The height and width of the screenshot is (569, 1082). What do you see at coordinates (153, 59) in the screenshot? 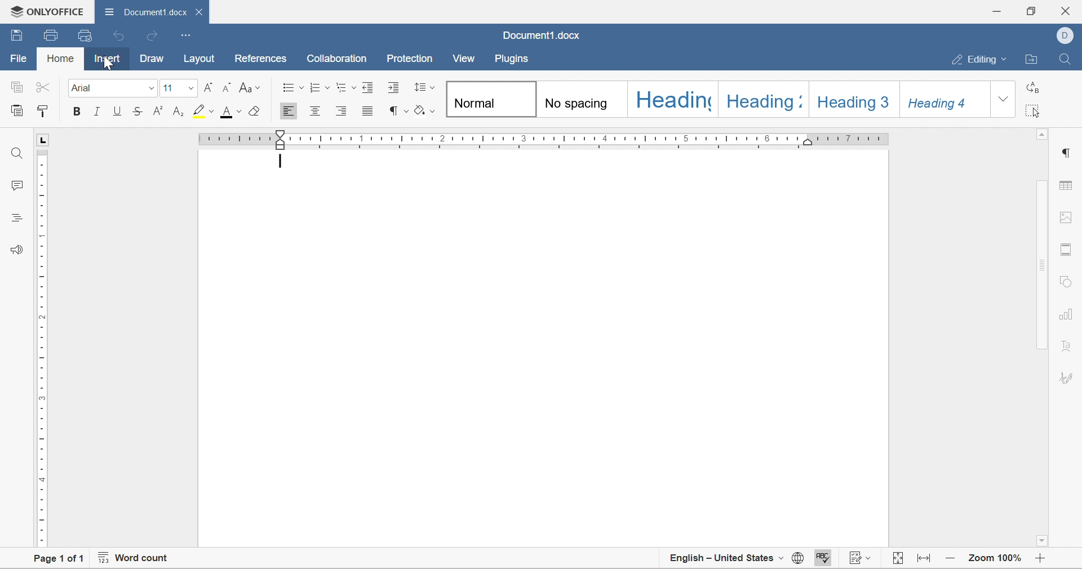
I see `Draw` at bounding box center [153, 59].